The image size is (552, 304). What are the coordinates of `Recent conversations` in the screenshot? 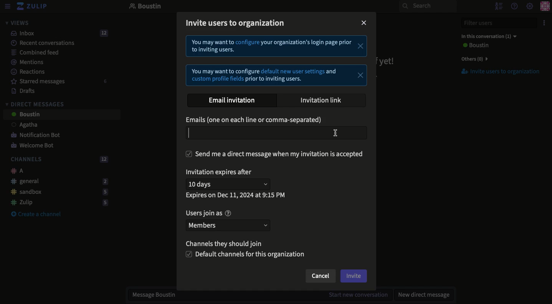 It's located at (38, 43).